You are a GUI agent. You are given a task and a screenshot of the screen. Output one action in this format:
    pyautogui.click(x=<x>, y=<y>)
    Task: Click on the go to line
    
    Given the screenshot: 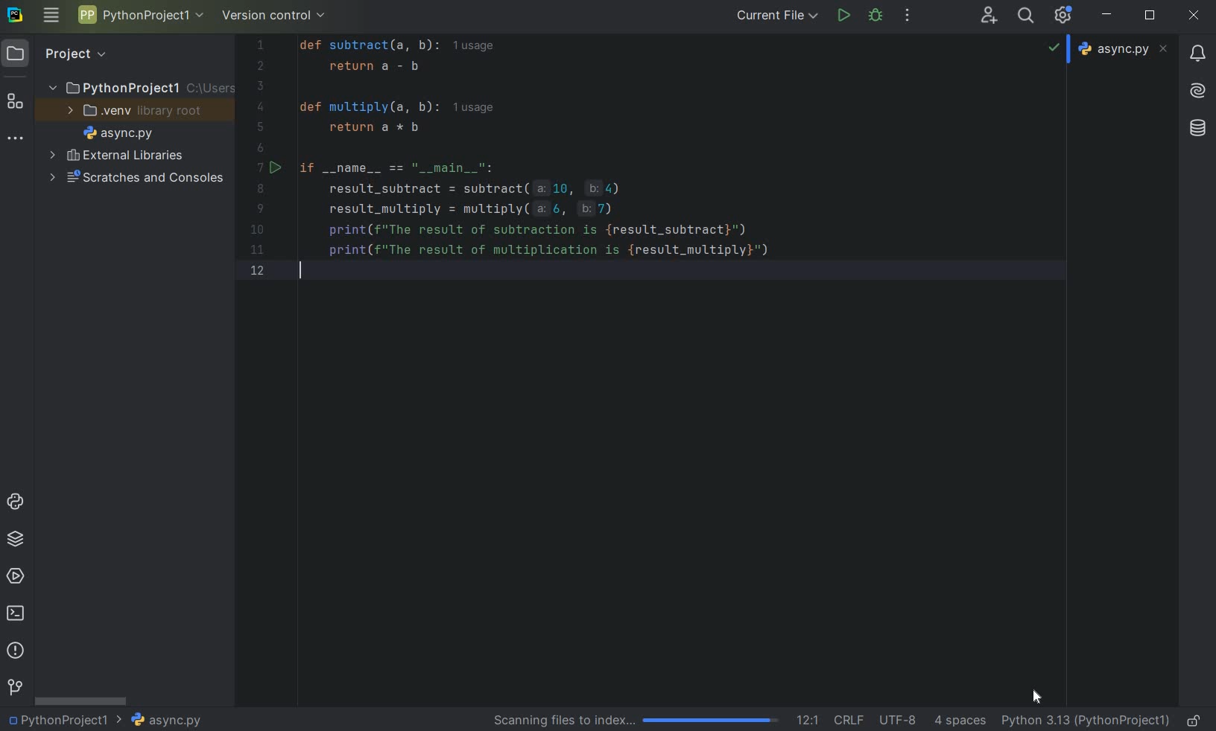 What is the action you would take?
    pyautogui.click(x=808, y=718)
    